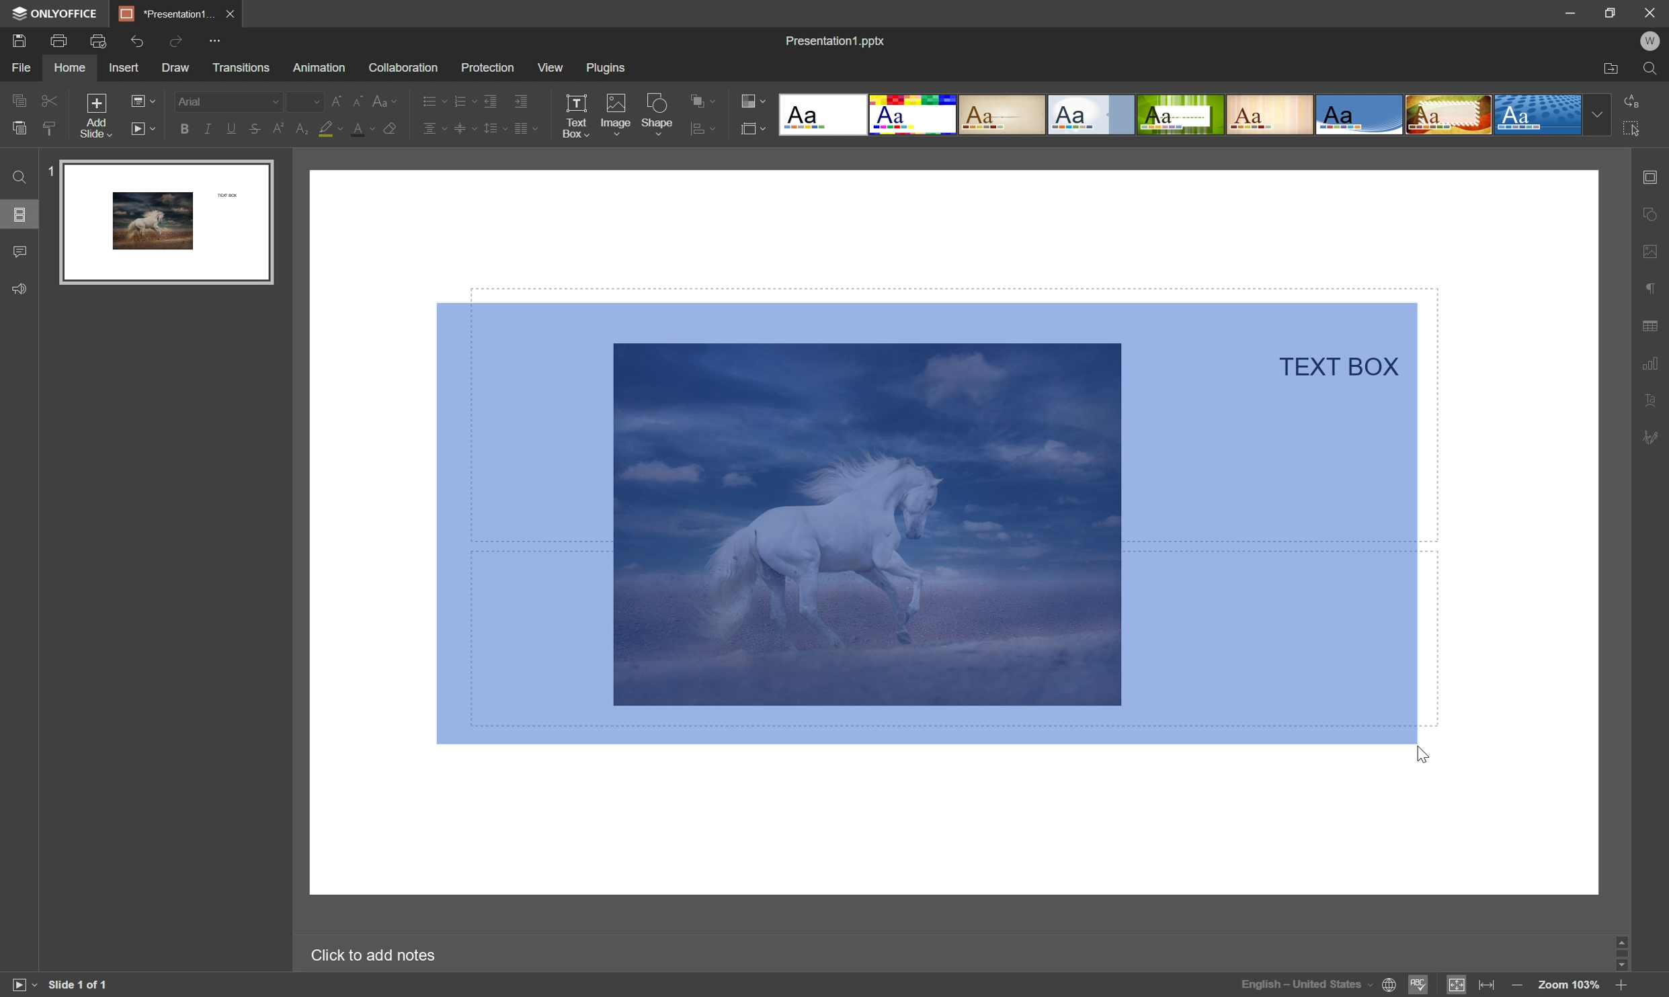 The image size is (1669, 997). Describe the element at coordinates (1612, 71) in the screenshot. I see `open file location` at that location.